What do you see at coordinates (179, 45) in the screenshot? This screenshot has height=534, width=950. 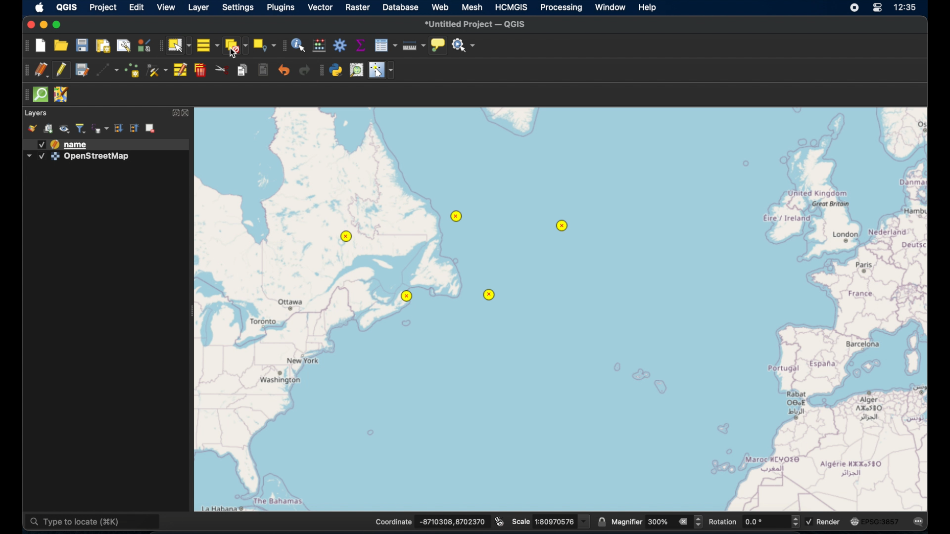 I see `select features by area or single click` at bounding box center [179, 45].